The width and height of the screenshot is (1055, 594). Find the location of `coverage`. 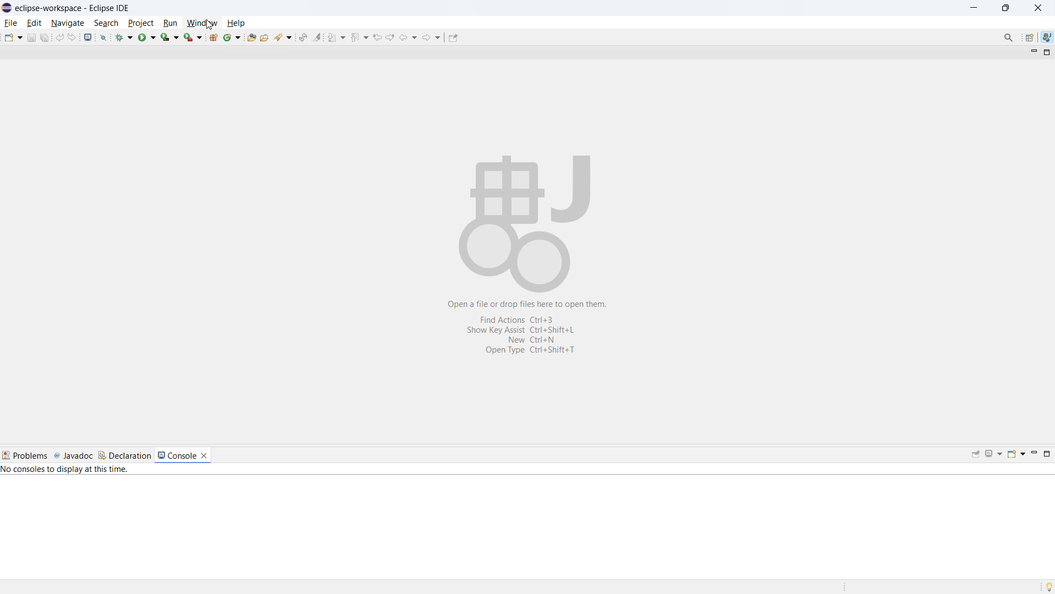

coverage is located at coordinates (169, 37).